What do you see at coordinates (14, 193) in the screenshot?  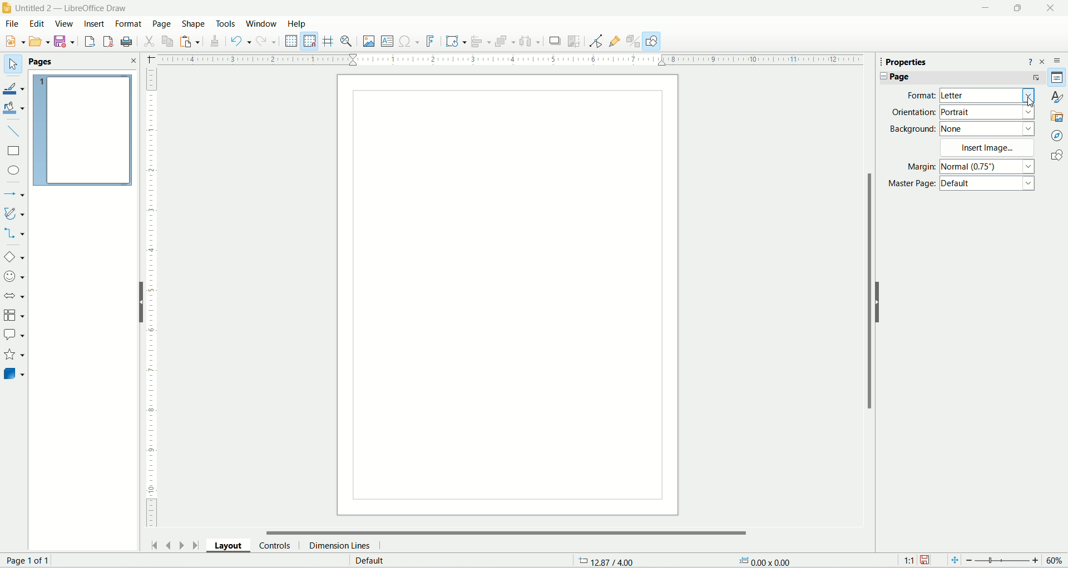 I see `line and arrows` at bounding box center [14, 193].